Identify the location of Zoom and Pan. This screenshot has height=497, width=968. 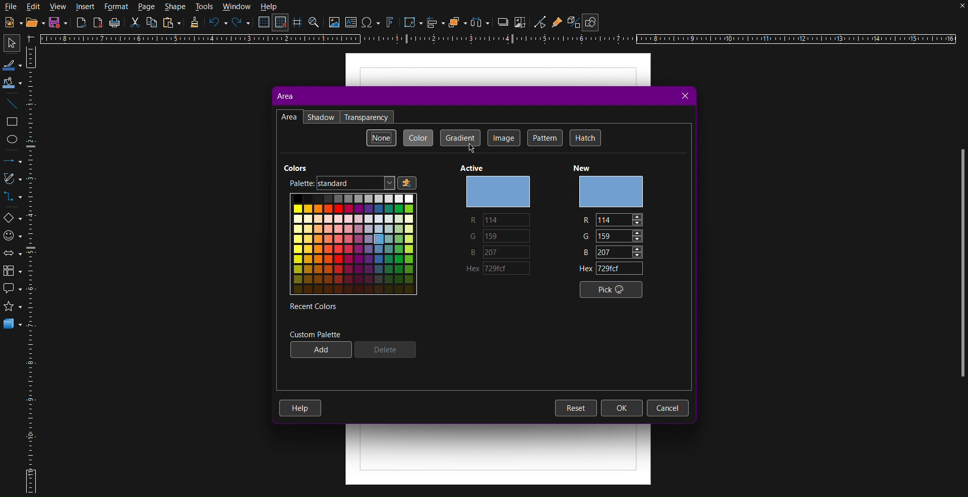
(315, 23).